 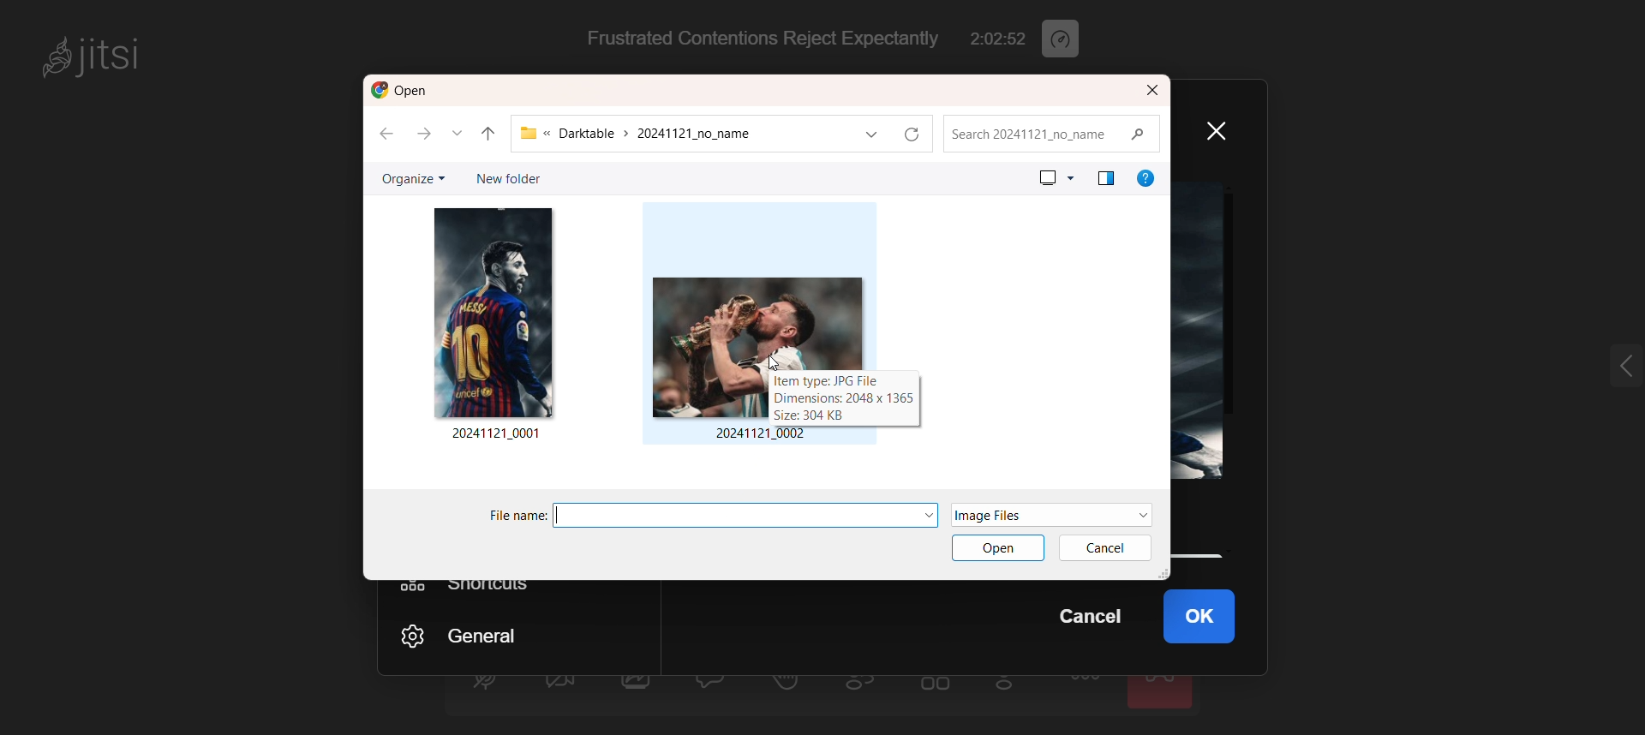 What do you see at coordinates (504, 177) in the screenshot?
I see `new folder` at bounding box center [504, 177].